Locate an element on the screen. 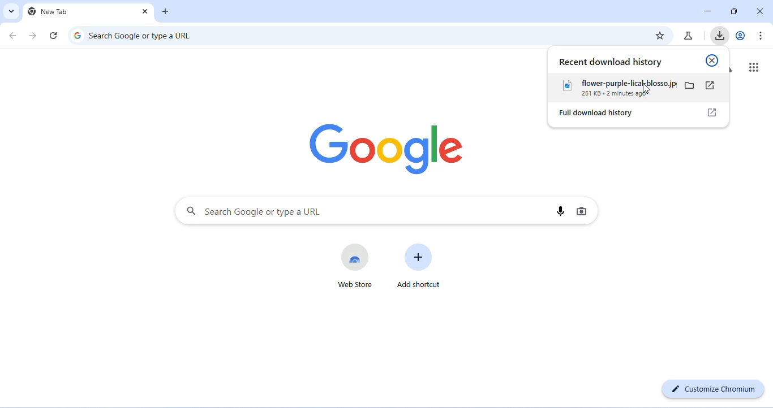  web store is located at coordinates (357, 267).